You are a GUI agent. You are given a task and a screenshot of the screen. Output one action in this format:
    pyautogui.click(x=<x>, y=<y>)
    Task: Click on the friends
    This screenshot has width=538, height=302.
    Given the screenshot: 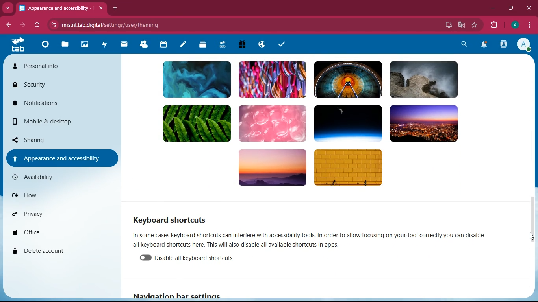 What is the action you would take?
    pyautogui.click(x=143, y=46)
    